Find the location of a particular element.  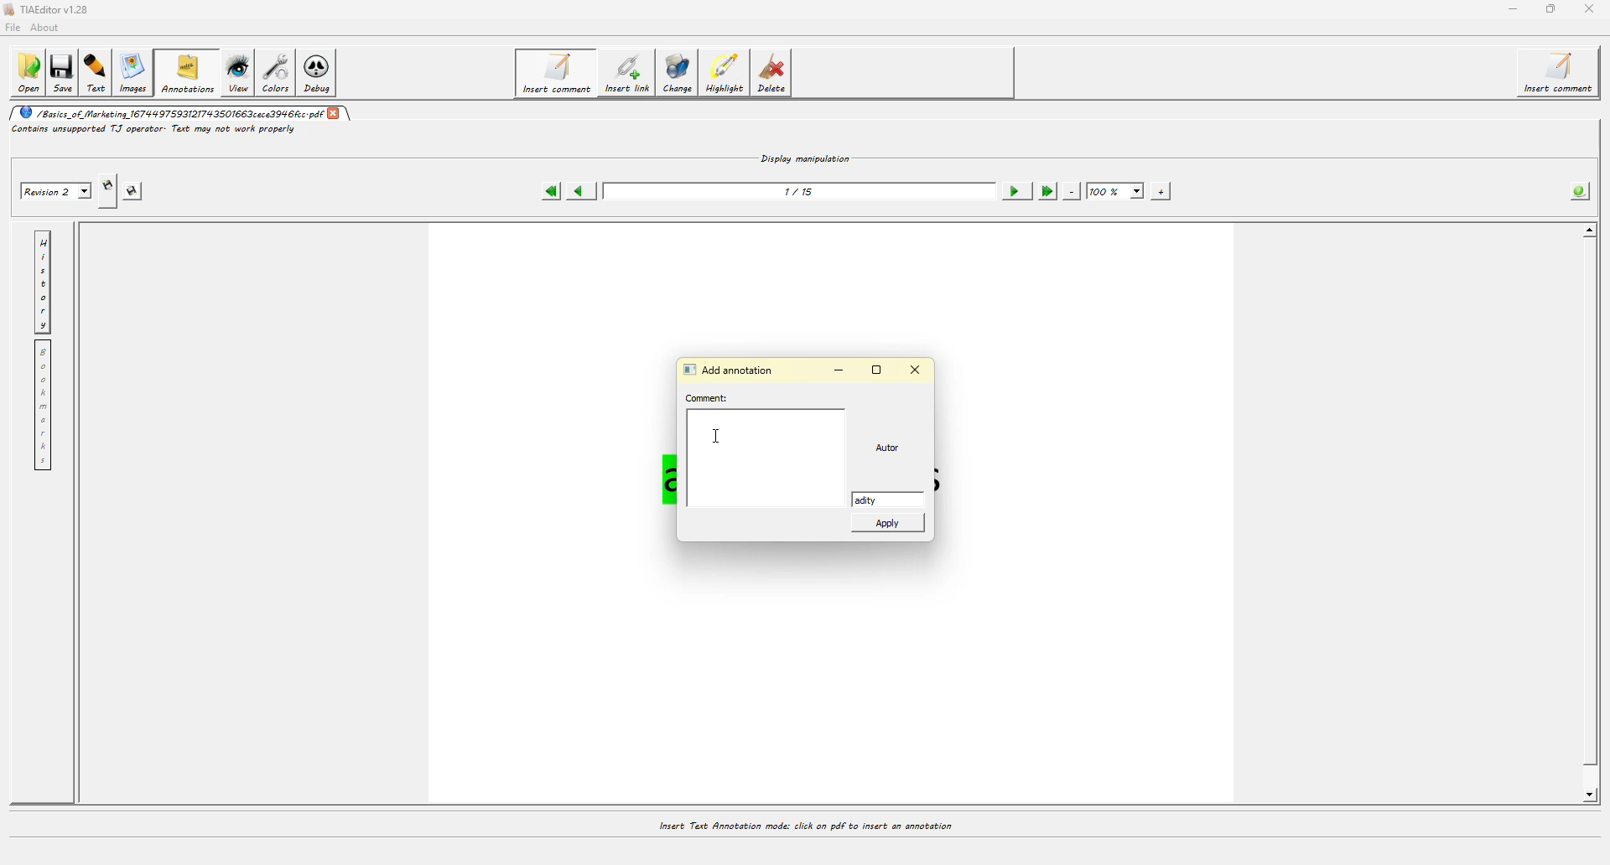

/Basics of Marketing 167999759312T793501663cece3996c.pdf is located at coordinates (169, 112).